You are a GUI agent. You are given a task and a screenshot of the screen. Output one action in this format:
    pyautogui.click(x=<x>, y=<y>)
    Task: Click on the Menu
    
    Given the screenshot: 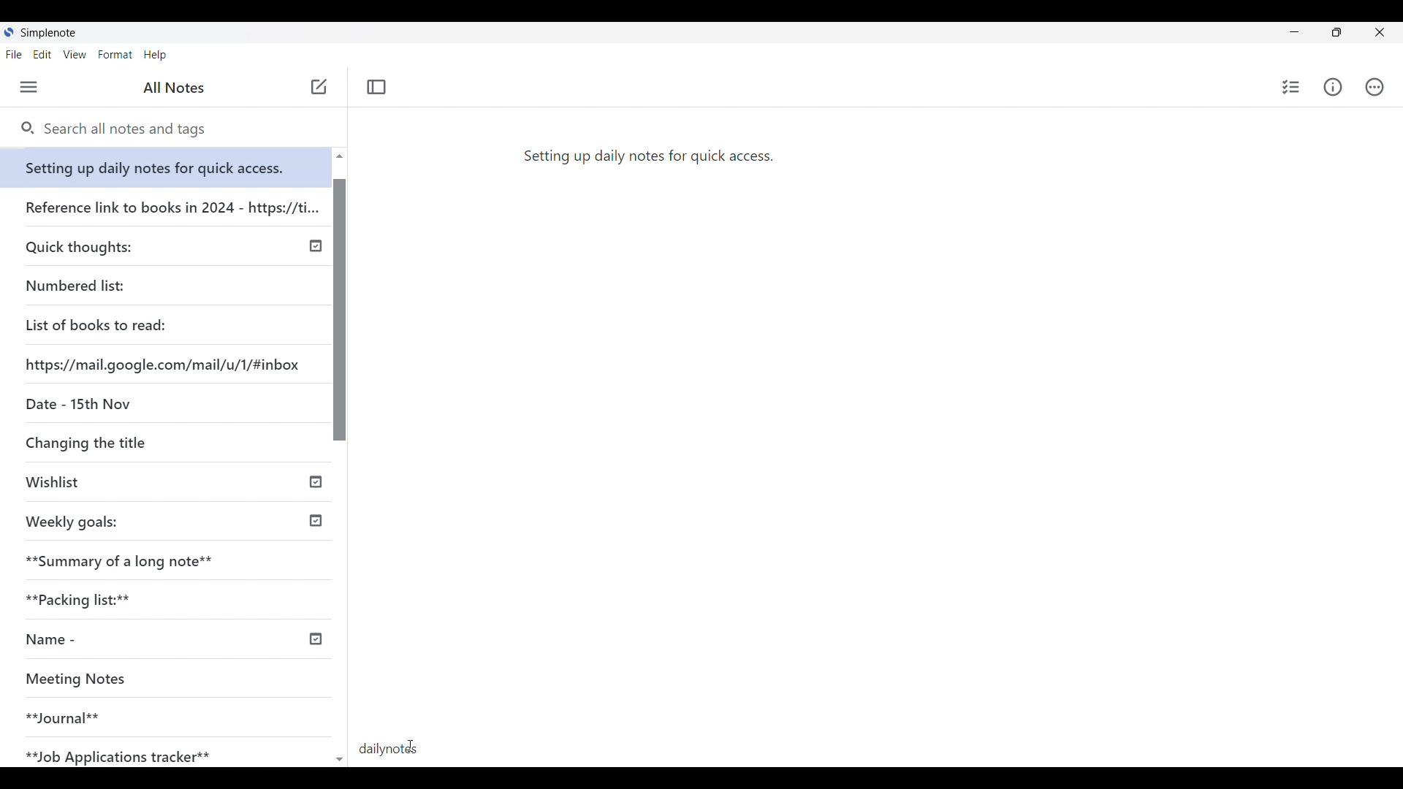 What is the action you would take?
    pyautogui.click(x=28, y=87)
    